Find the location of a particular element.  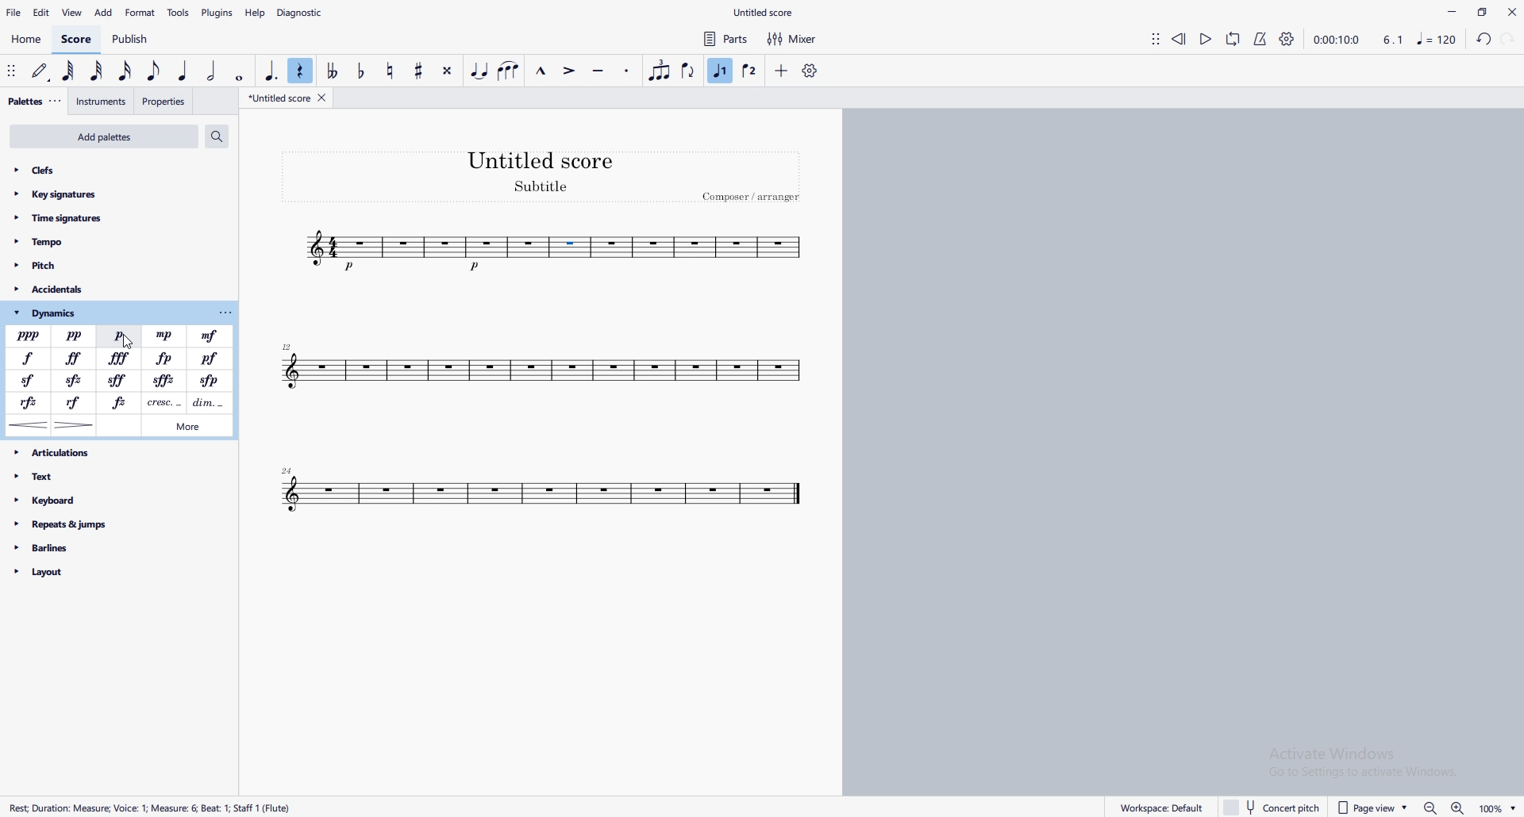

sforzando is located at coordinates (29, 382).